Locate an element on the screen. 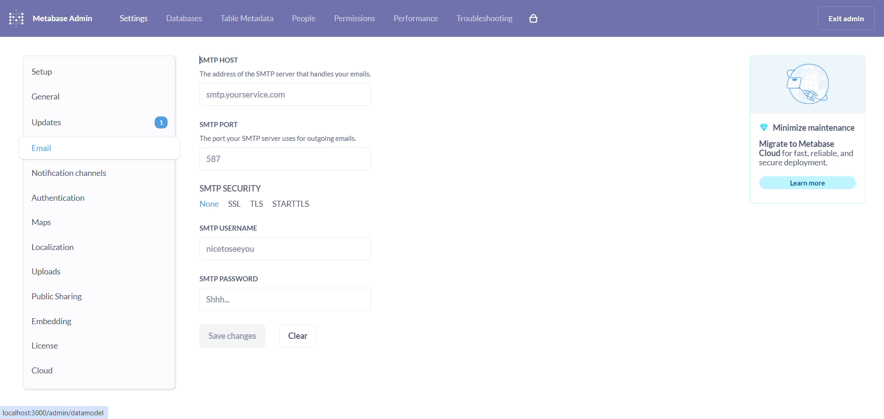  table metadata is located at coordinates (250, 18).